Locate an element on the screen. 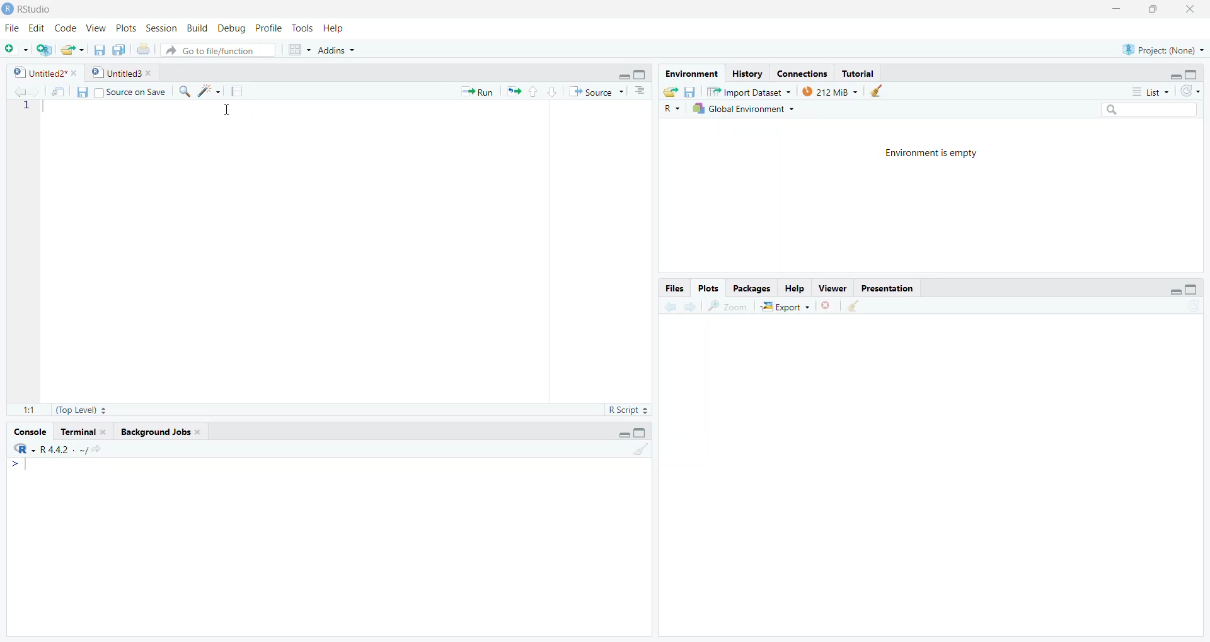  save all open documents is located at coordinates (121, 50).